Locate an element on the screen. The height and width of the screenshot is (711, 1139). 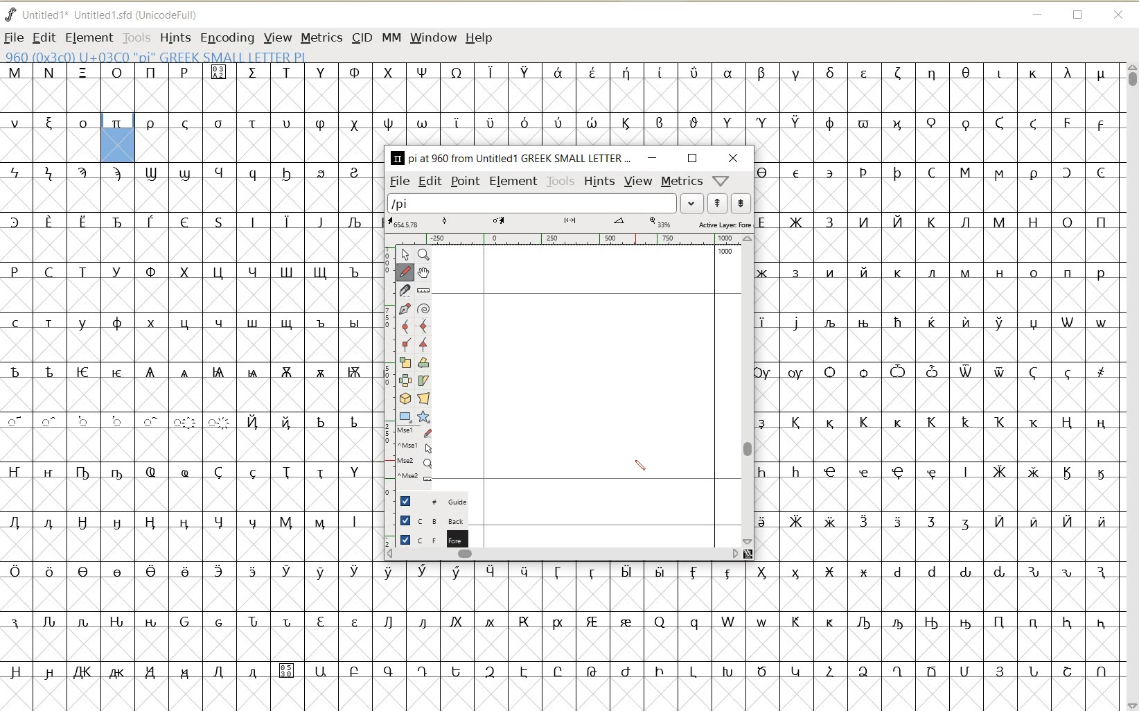
RESTORE is located at coordinates (694, 158).